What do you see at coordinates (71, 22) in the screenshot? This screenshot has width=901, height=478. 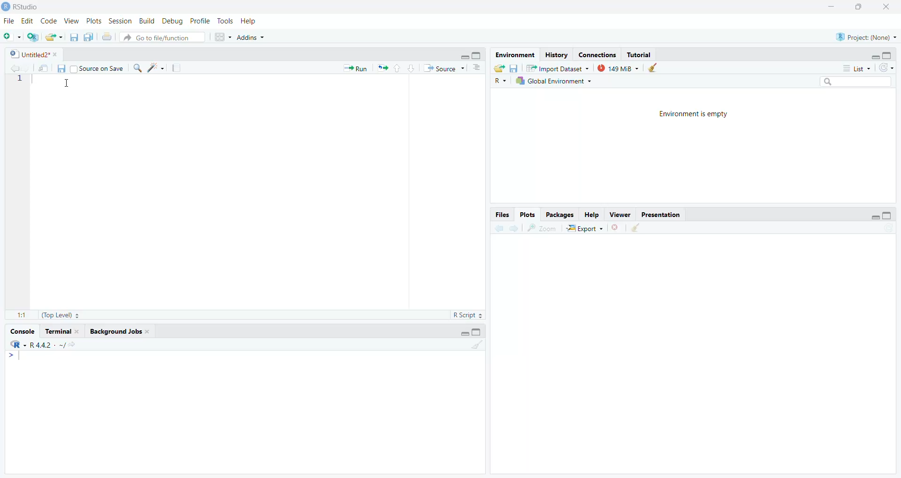 I see `View` at bounding box center [71, 22].